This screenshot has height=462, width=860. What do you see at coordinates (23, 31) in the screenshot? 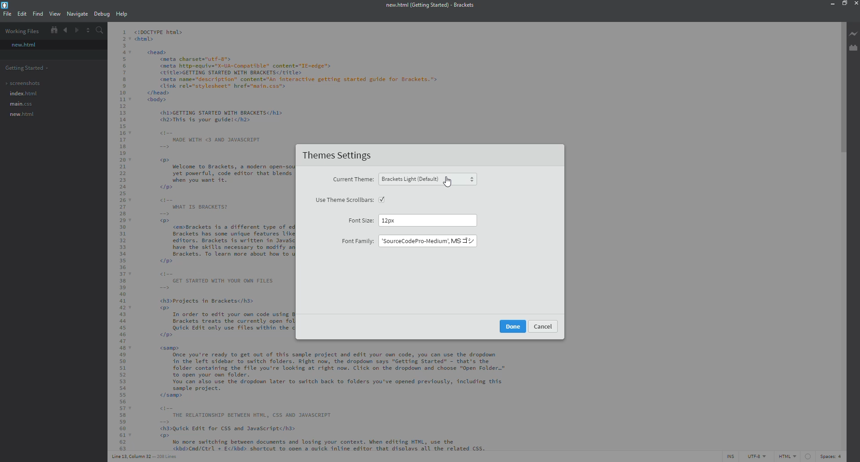
I see `working files` at bounding box center [23, 31].